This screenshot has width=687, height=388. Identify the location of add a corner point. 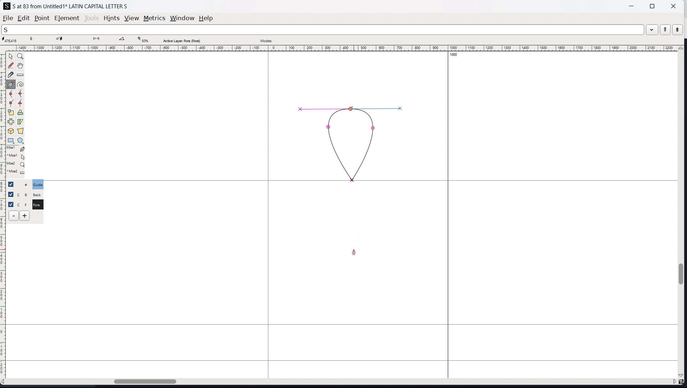
(11, 104).